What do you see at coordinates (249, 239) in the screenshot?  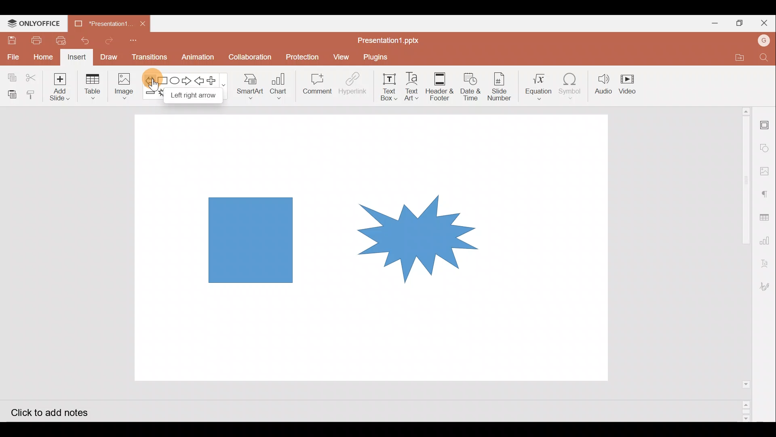 I see `Rectangle shape` at bounding box center [249, 239].